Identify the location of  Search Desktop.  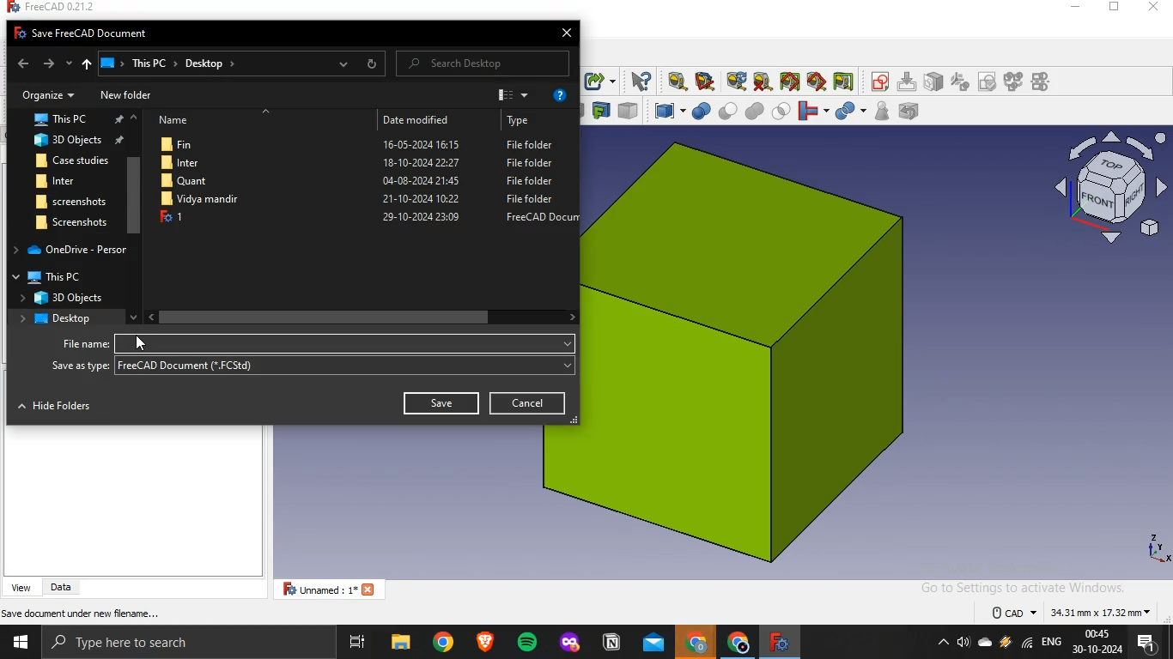
(485, 63).